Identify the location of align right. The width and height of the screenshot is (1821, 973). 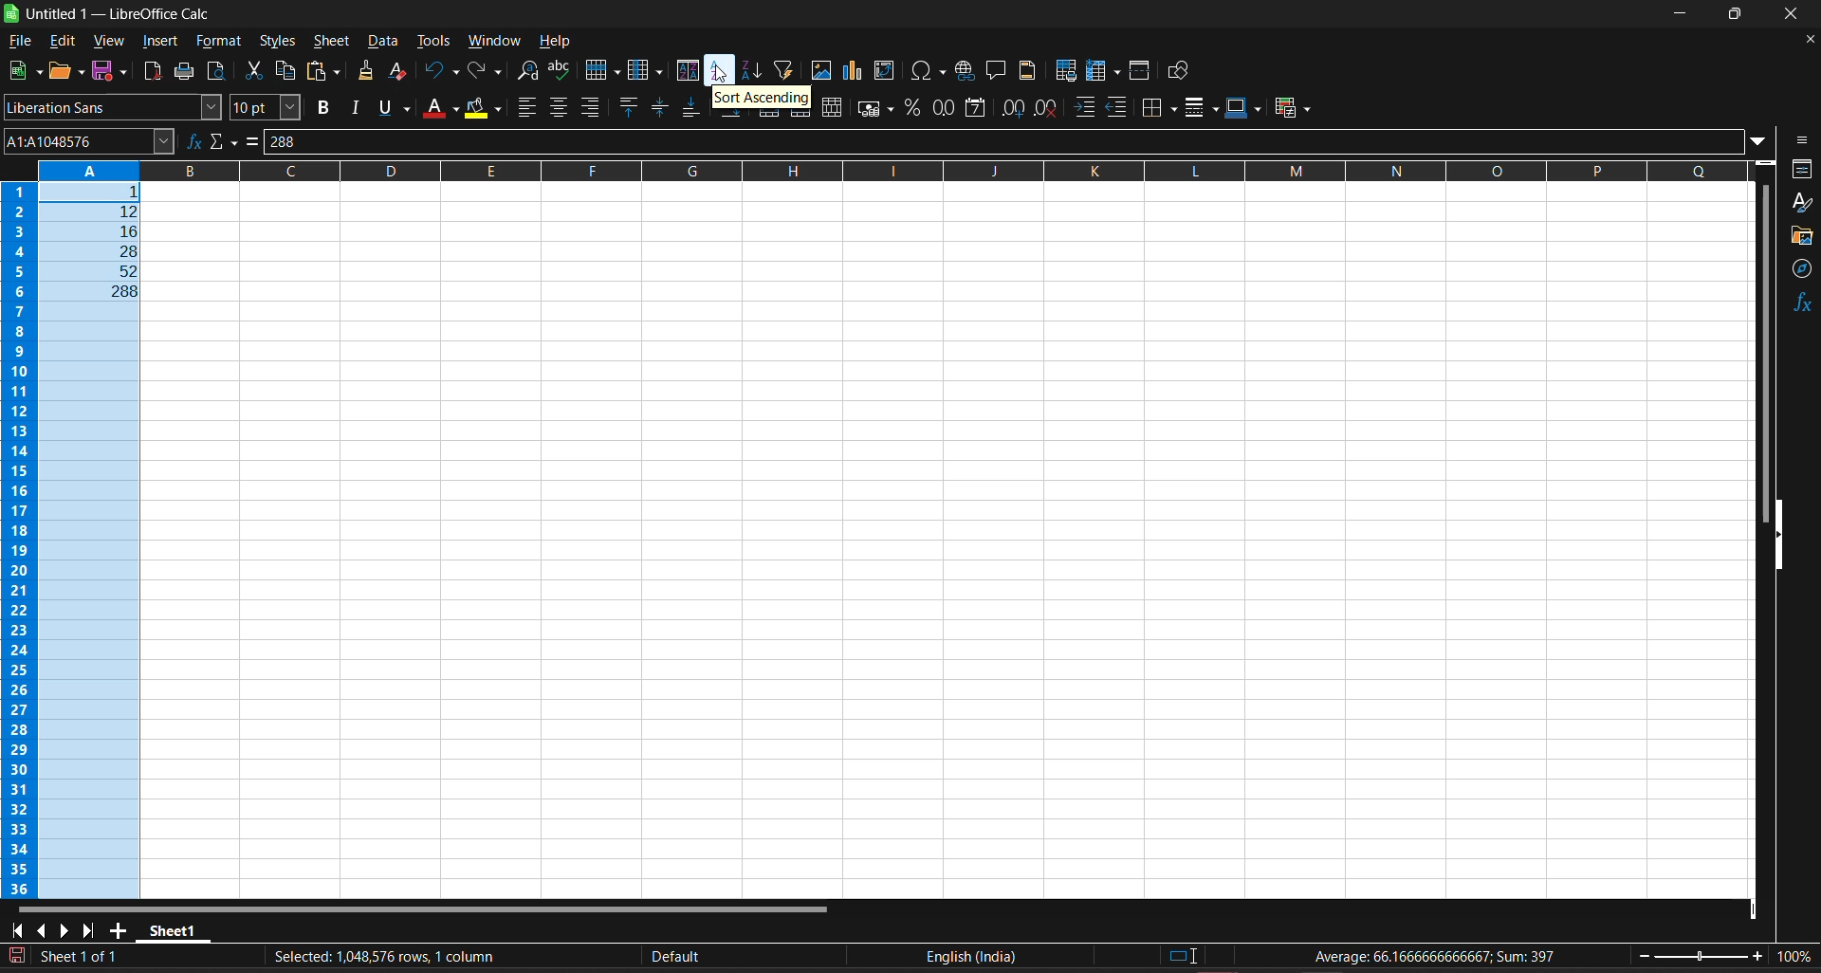
(592, 107).